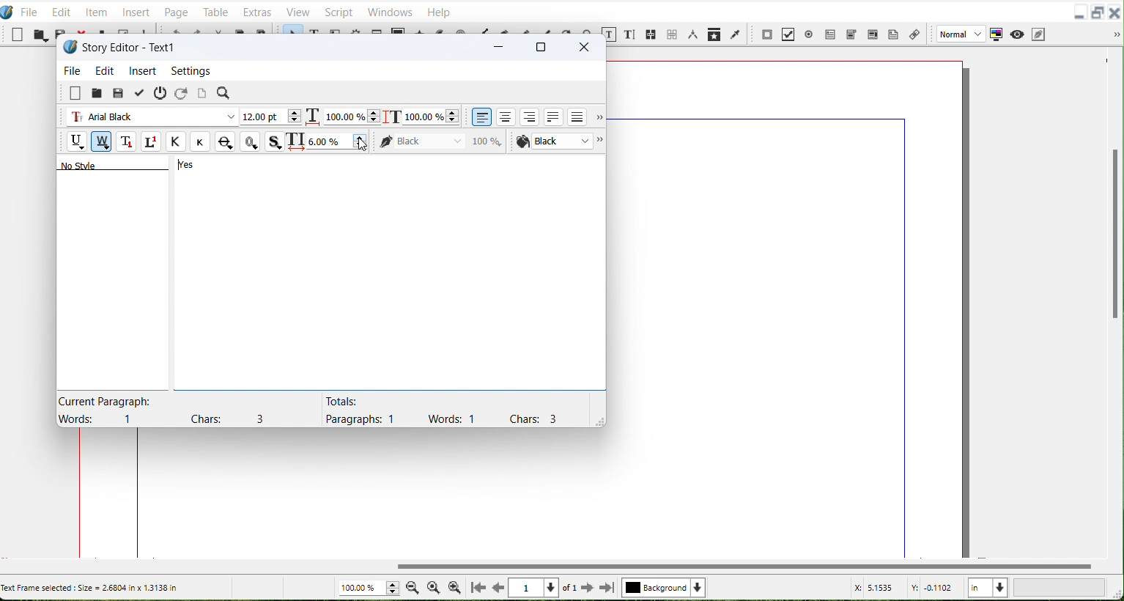 This screenshot has width=1124, height=601. What do you see at coordinates (201, 92) in the screenshot?
I see `Update text frame` at bounding box center [201, 92].